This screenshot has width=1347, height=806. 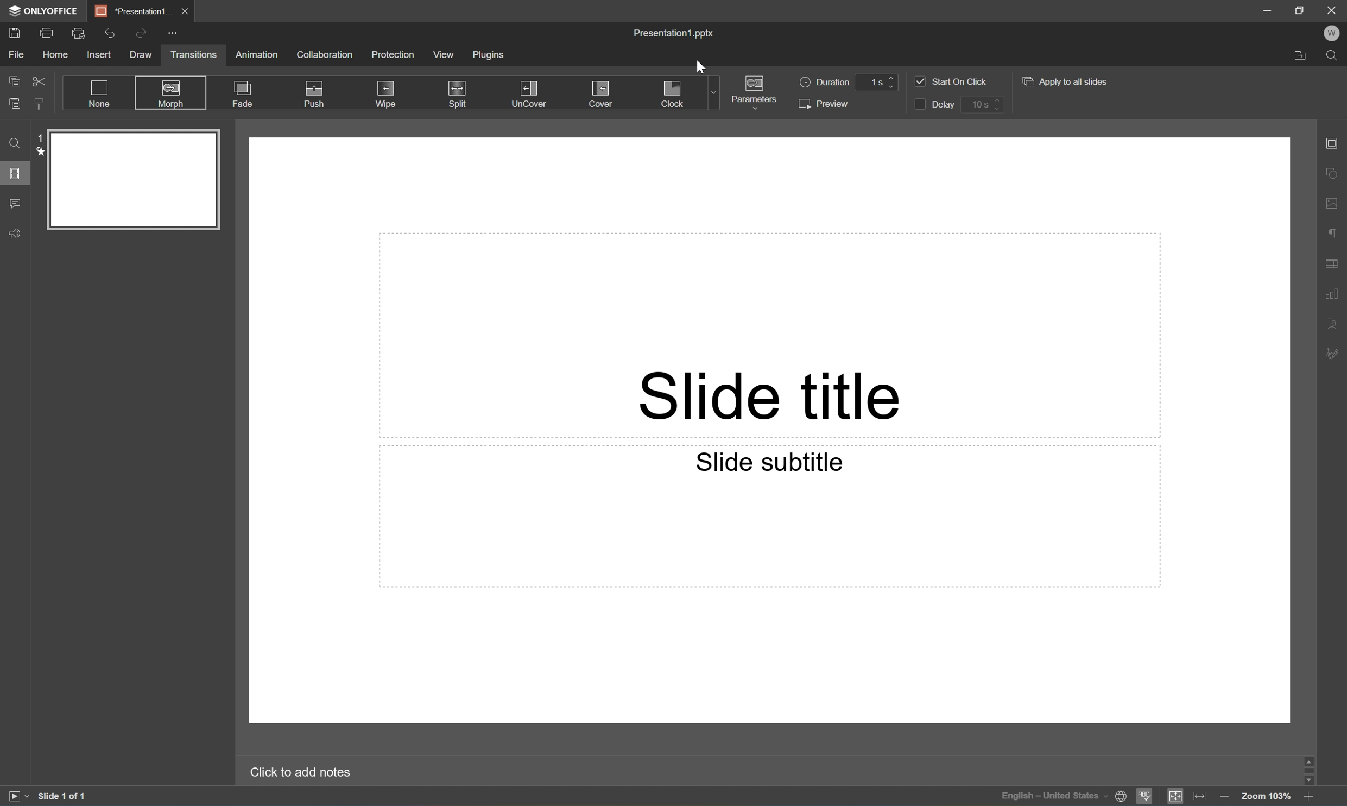 What do you see at coordinates (1335, 353) in the screenshot?
I see `Signature settings` at bounding box center [1335, 353].